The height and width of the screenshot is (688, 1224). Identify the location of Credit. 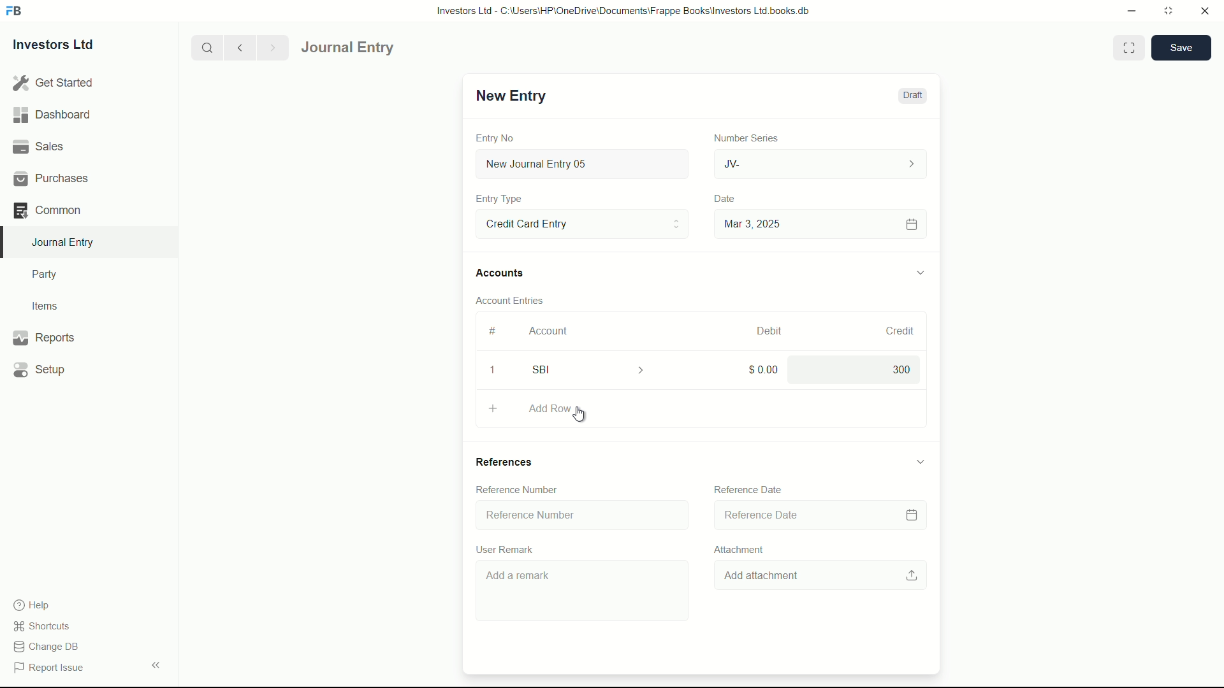
(894, 331).